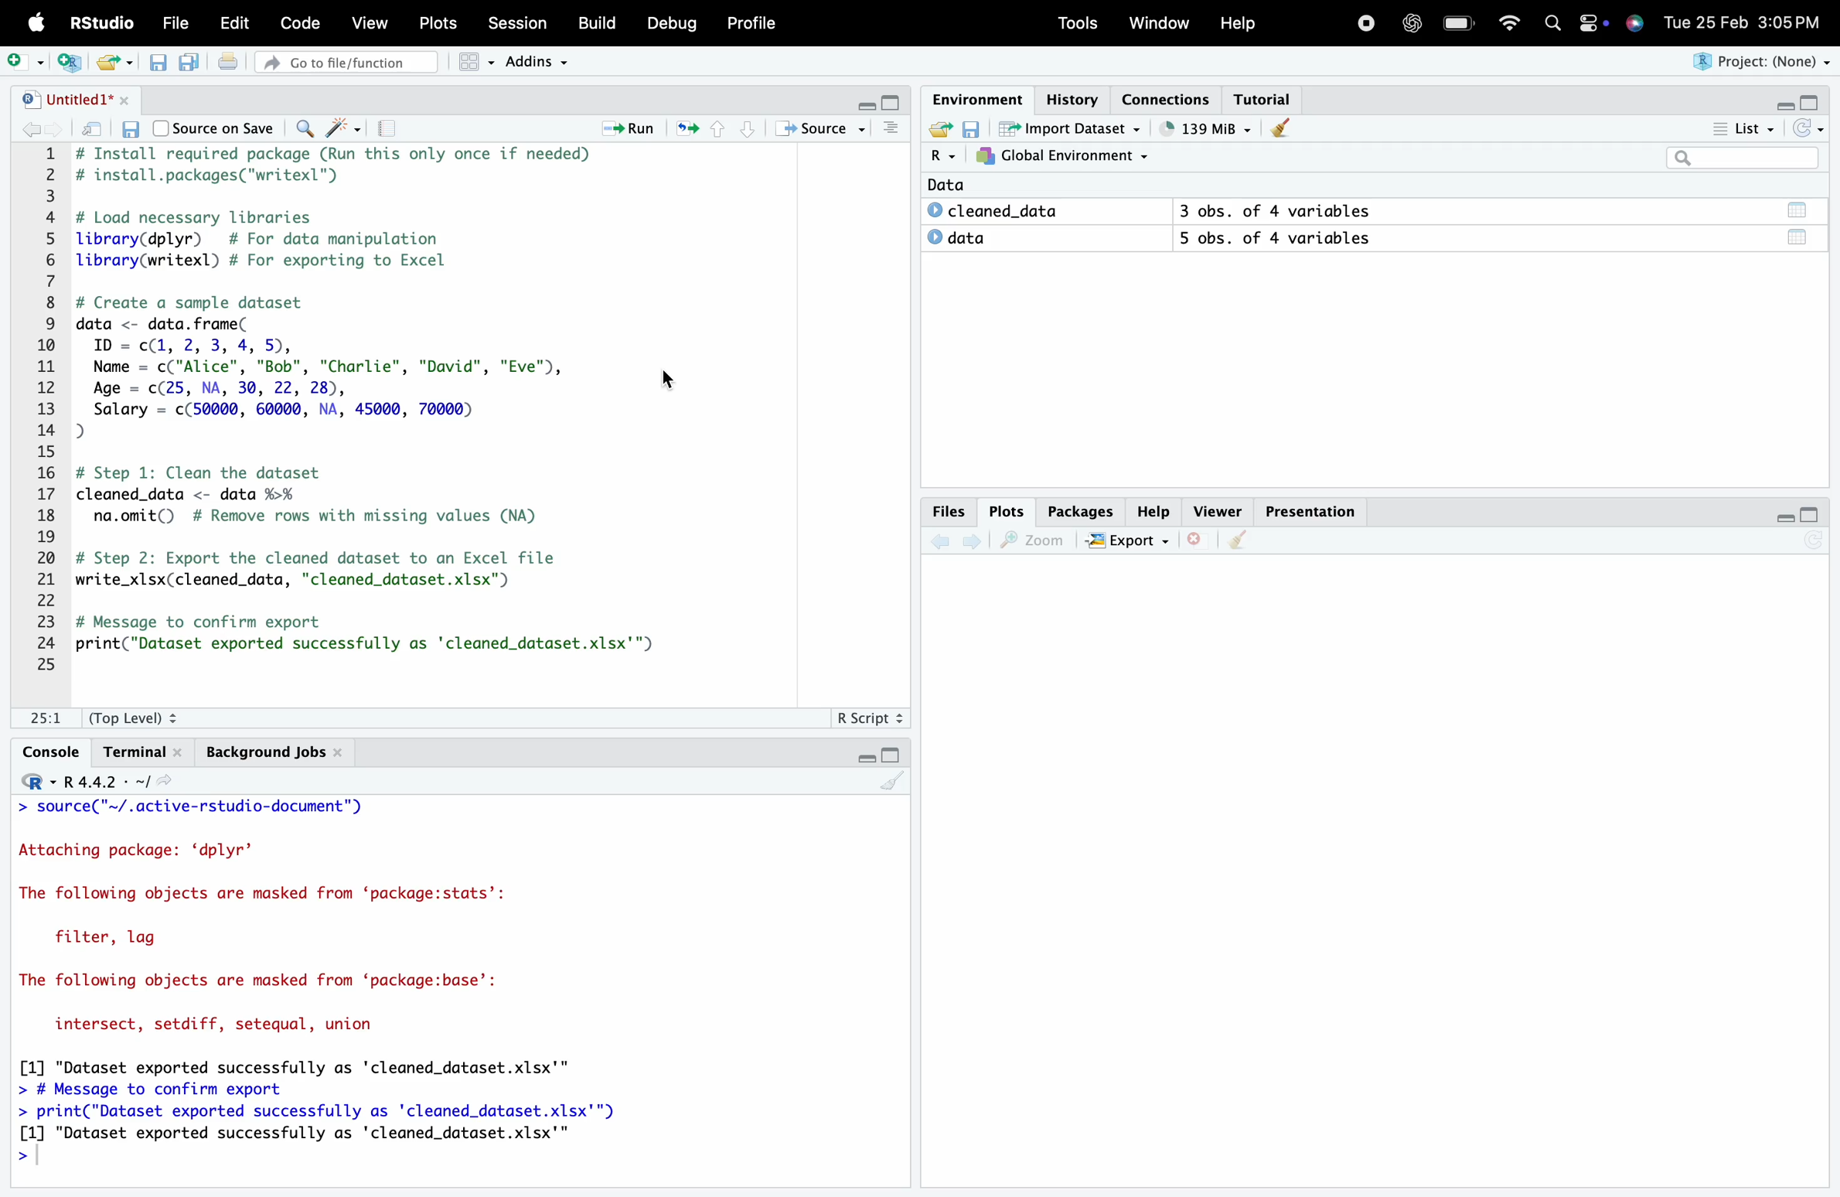 The width and height of the screenshot is (1840, 1197). I want to click on Open an existing file (Ctrl + O), so click(113, 63).